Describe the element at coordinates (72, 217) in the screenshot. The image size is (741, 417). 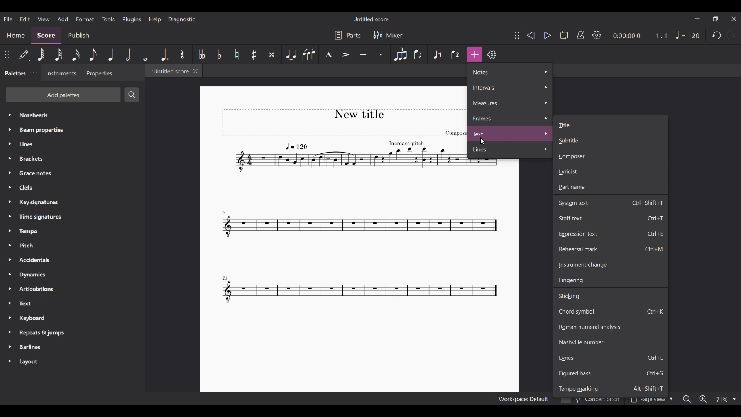
I see `Time signatures` at that location.